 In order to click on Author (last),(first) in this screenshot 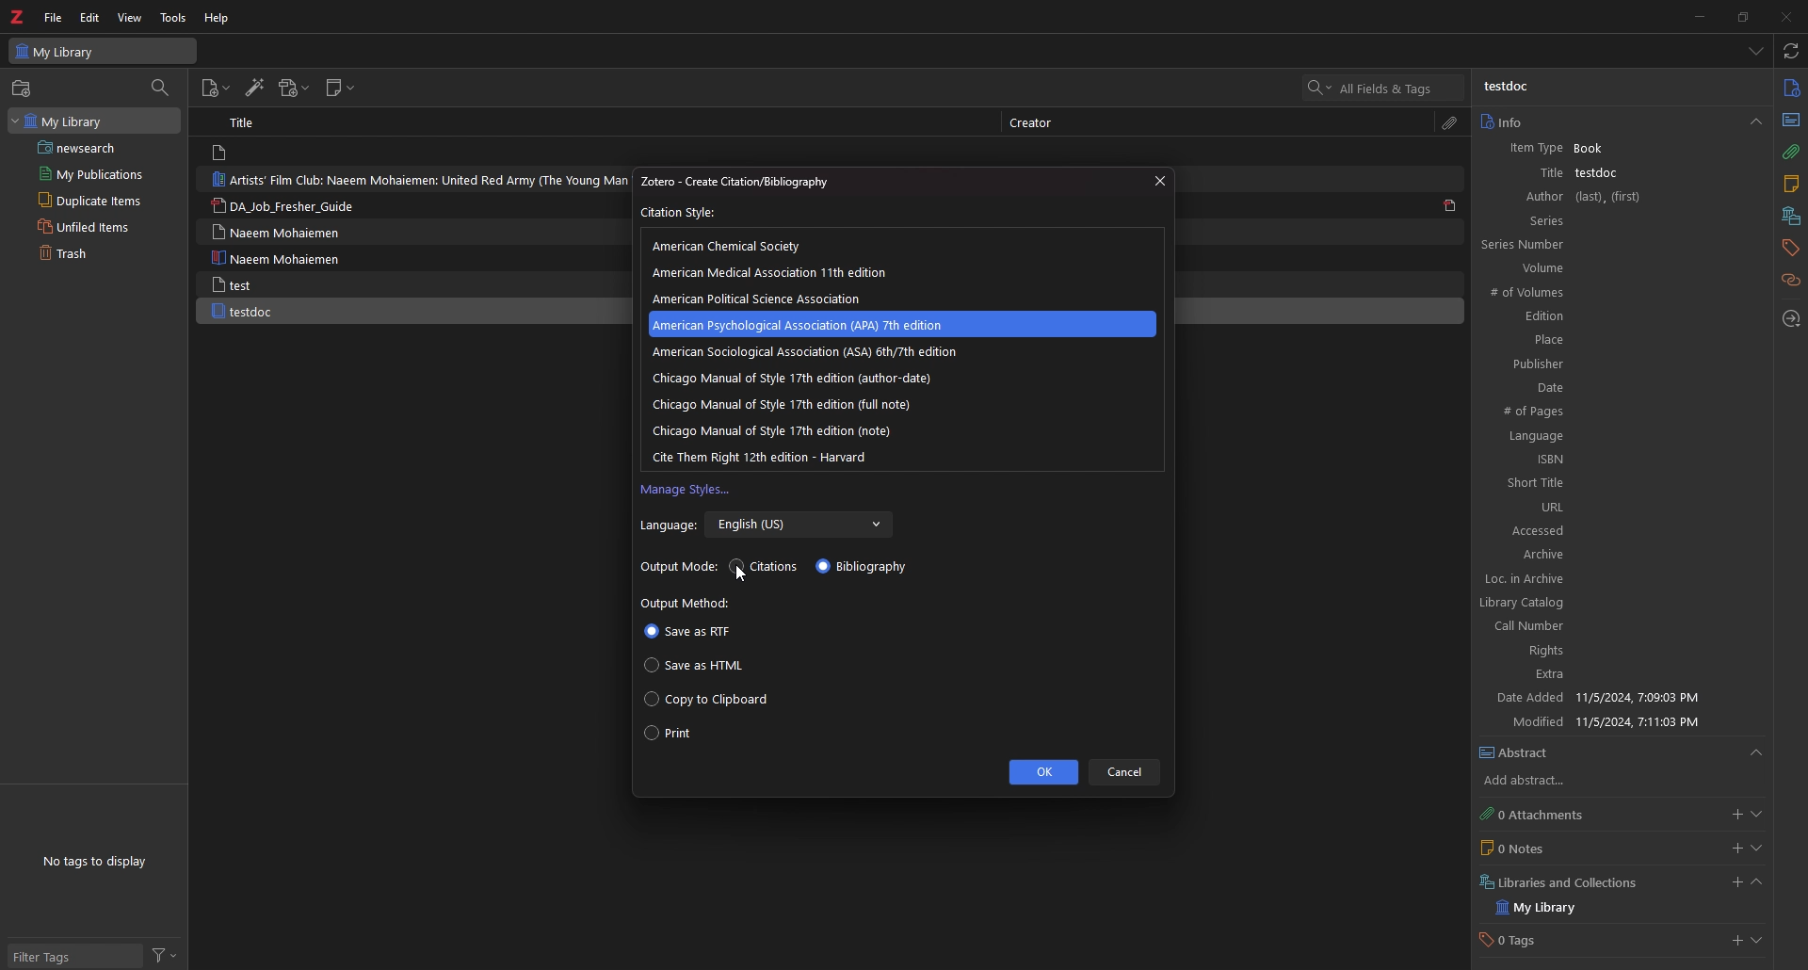, I will do `click(1618, 197)`.